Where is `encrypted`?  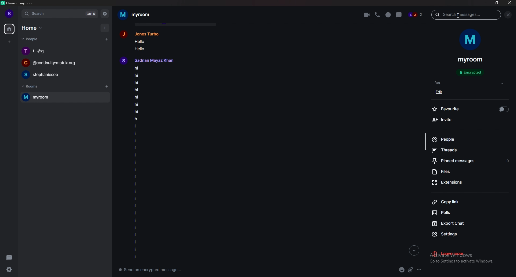
encrypted is located at coordinates (471, 72).